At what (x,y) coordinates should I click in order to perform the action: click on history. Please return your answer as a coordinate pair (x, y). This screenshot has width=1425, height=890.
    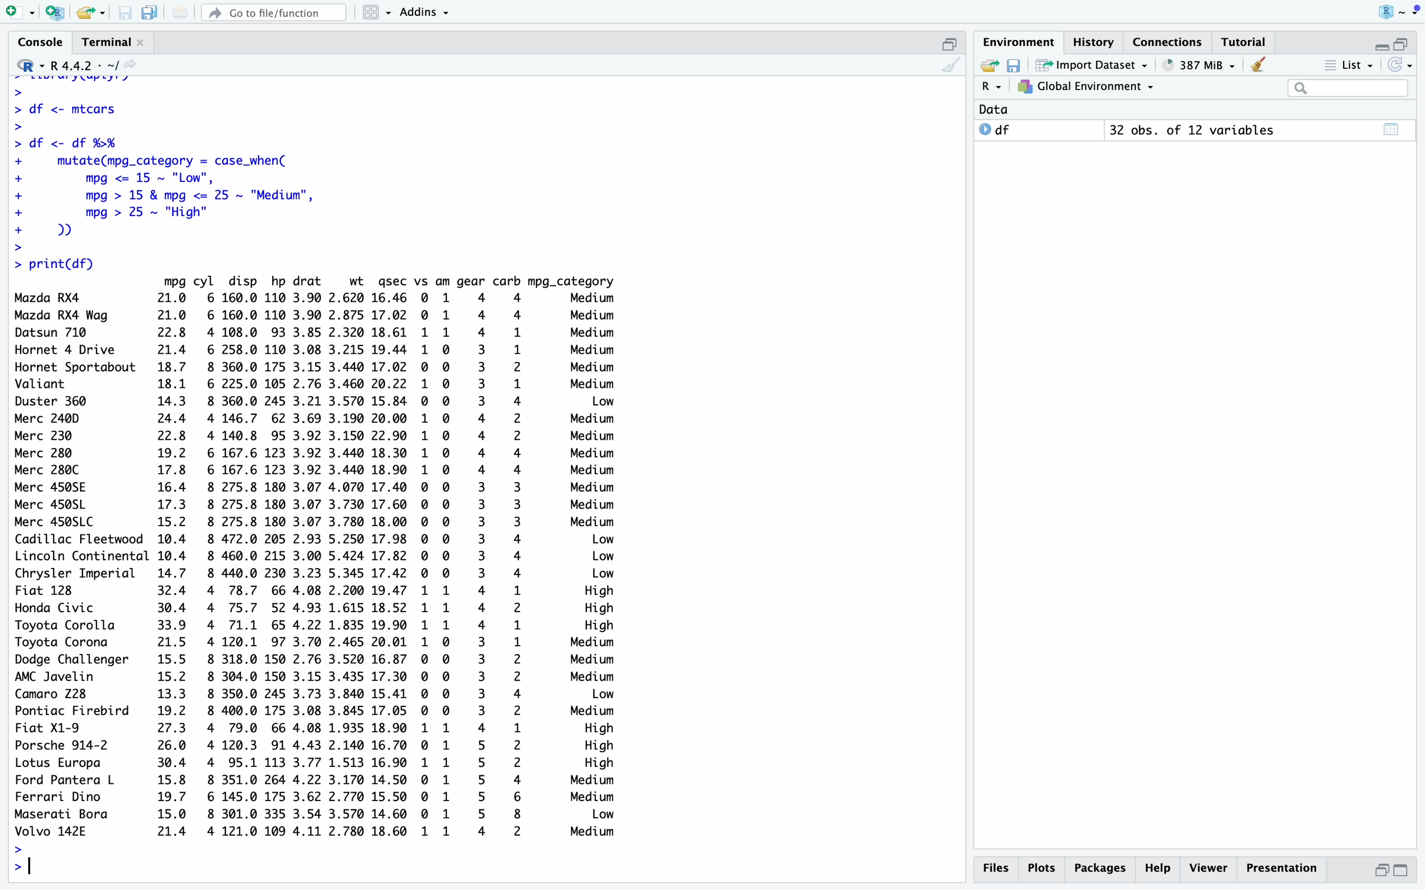
    Looking at the image, I should click on (1095, 42).